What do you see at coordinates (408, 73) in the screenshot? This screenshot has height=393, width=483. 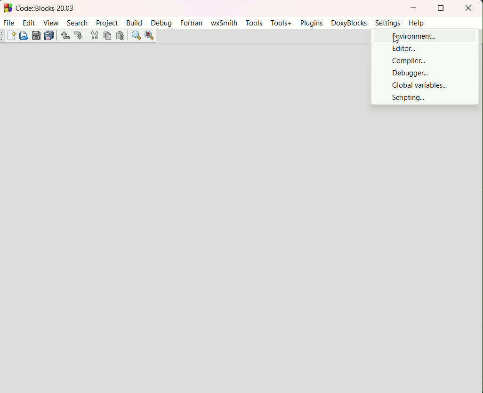 I see `Debugger` at bounding box center [408, 73].